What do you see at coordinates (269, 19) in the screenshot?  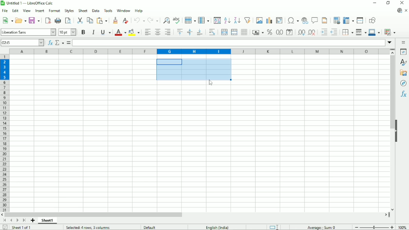 I see `Insert chart` at bounding box center [269, 19].